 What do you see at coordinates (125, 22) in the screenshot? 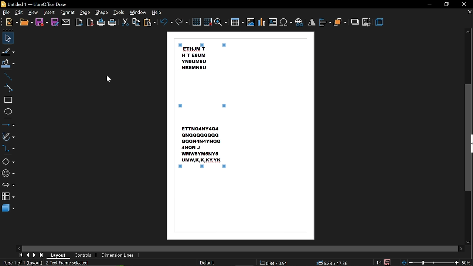
I see `cut ` at bounding box center [125, 22].